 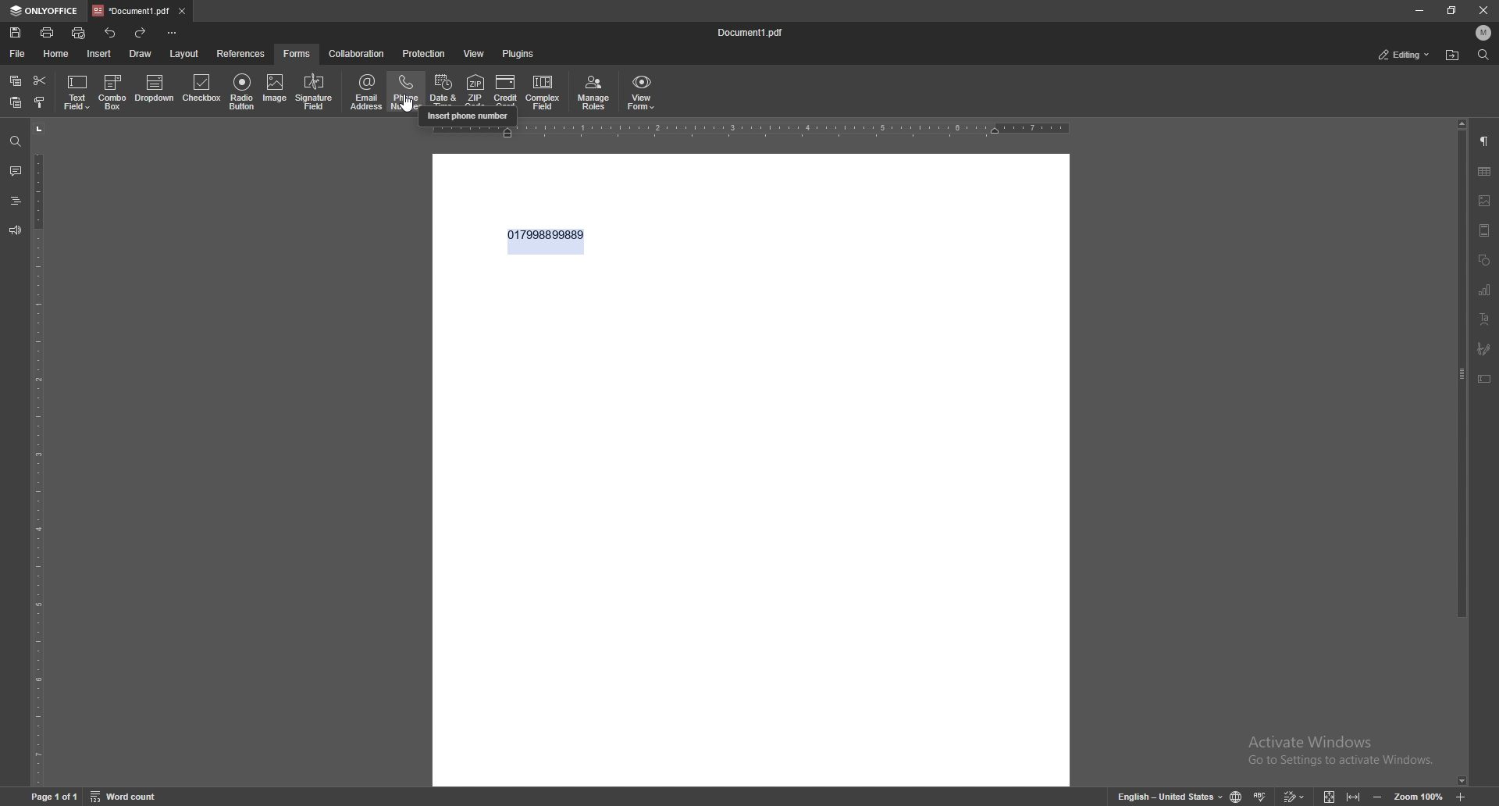 I want to click on tab, so click(x=131, y=11).